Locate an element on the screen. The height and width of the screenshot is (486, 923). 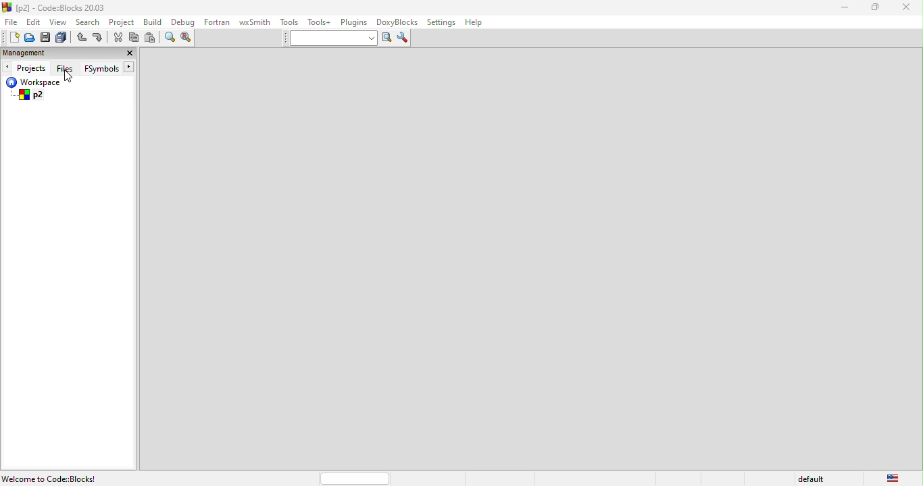
debug is located at coordinates (183, 23).